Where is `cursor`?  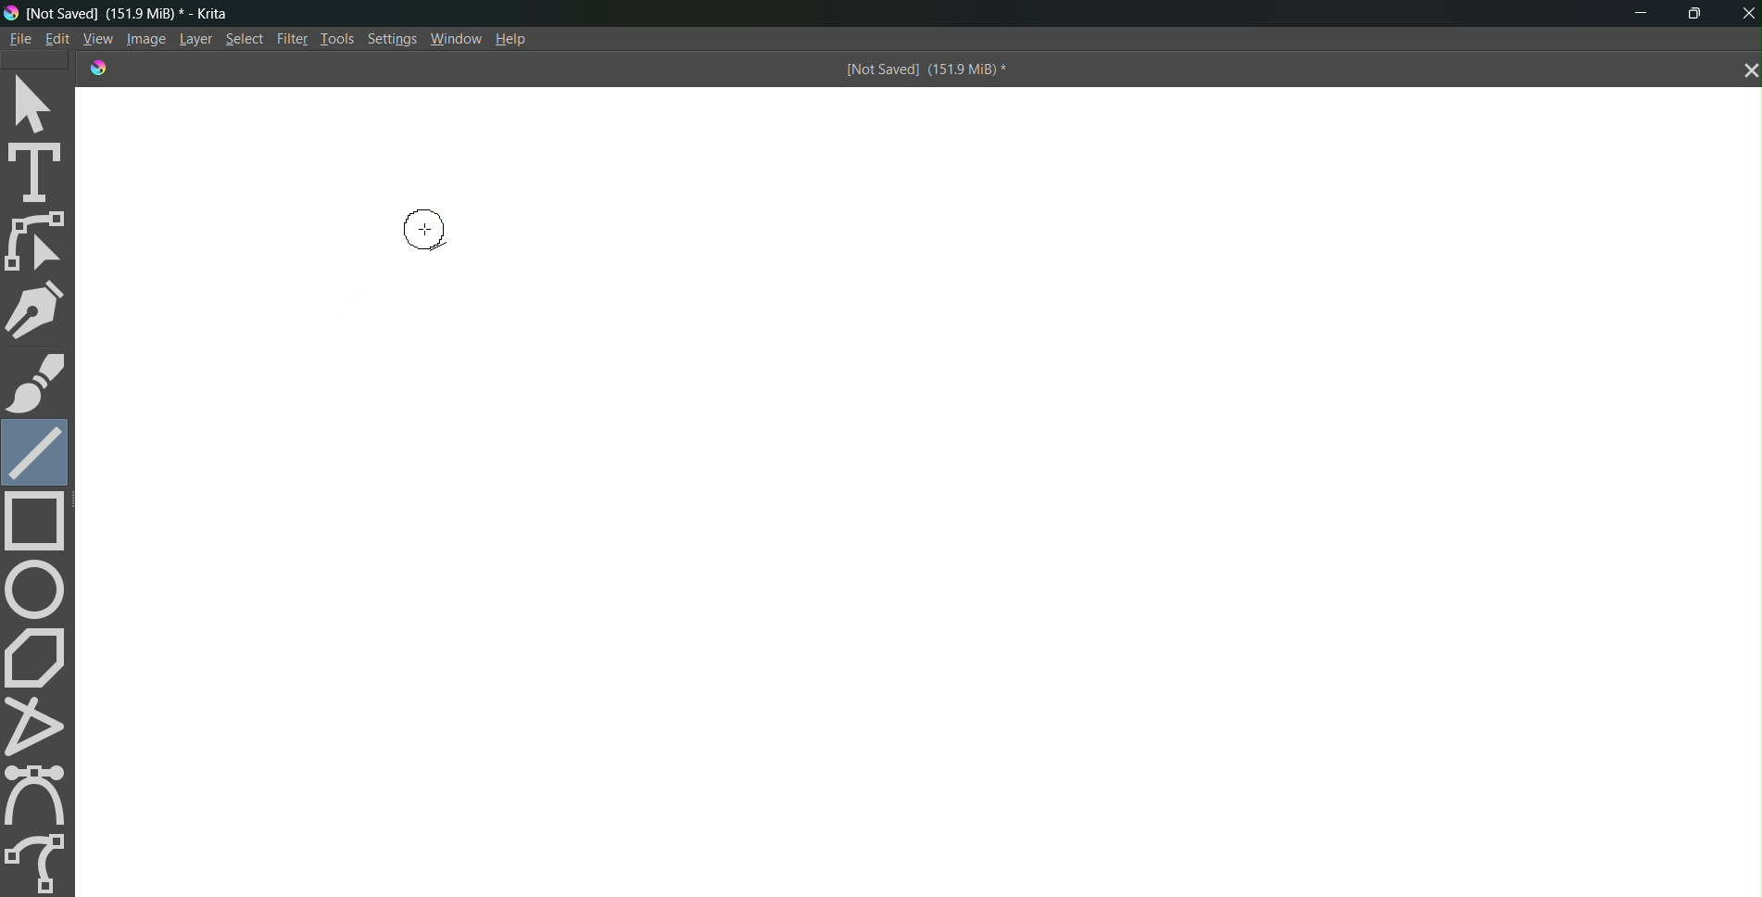
cursor is located at coordinates (424, 230).